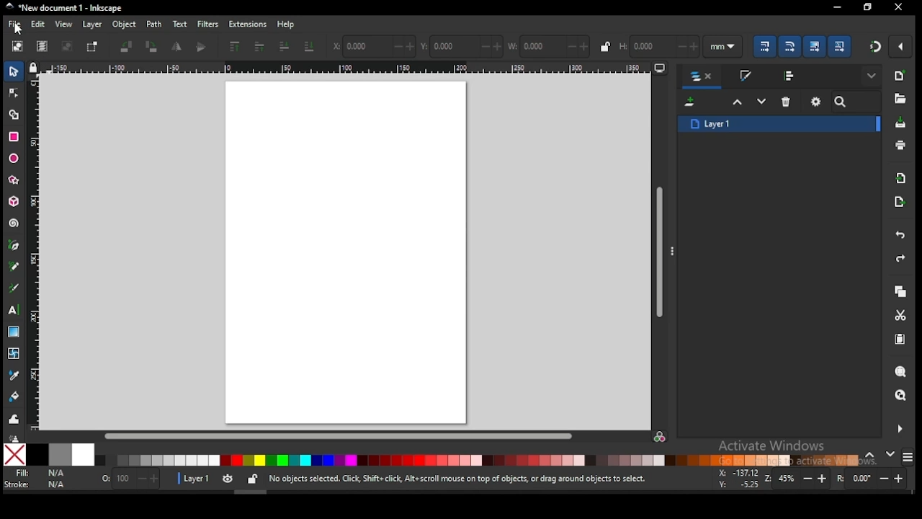 Image resolution: width=922 pixels, height=519 pixels. What do you see at coordinates (310, 48) in the screenshot?
I see `lower to bottom` at bounding box center [310, 48].